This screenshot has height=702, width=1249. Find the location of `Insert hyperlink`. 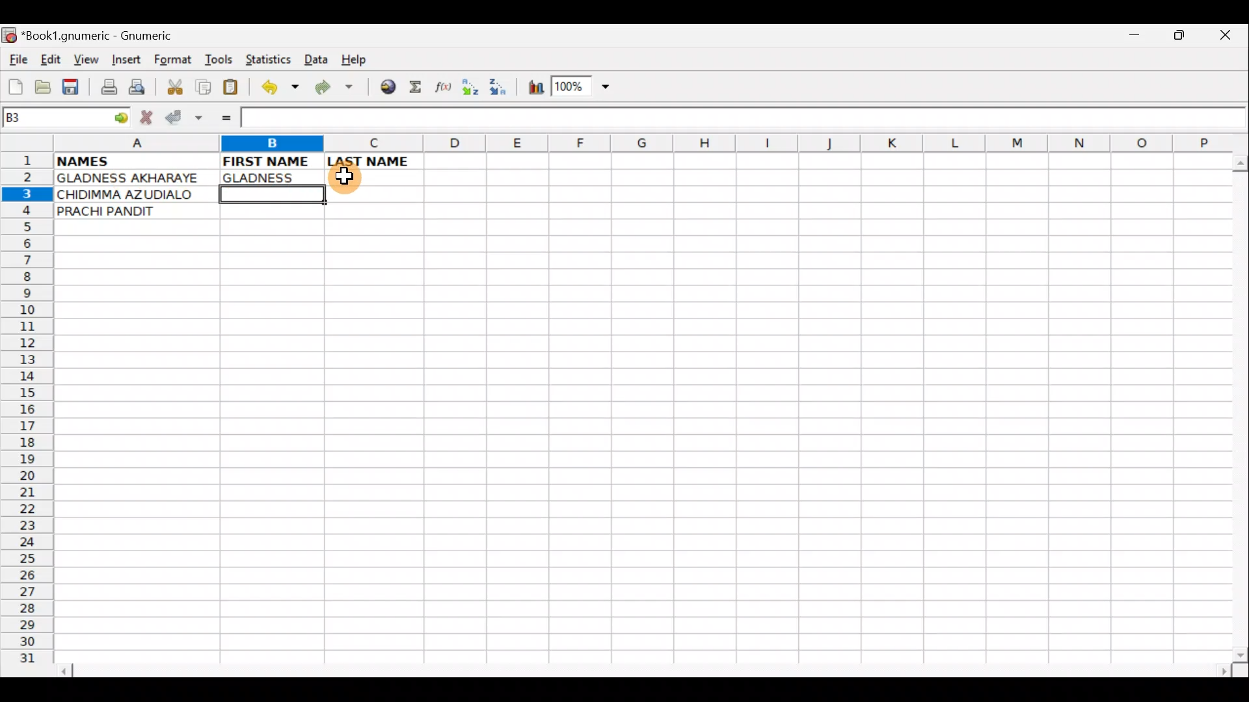

Insert hyperlink is located at coordinates (386, 88).